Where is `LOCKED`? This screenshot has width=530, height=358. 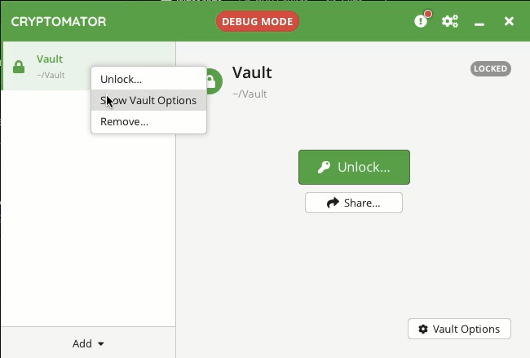
LOCKED is located at coordinates (492, 68).